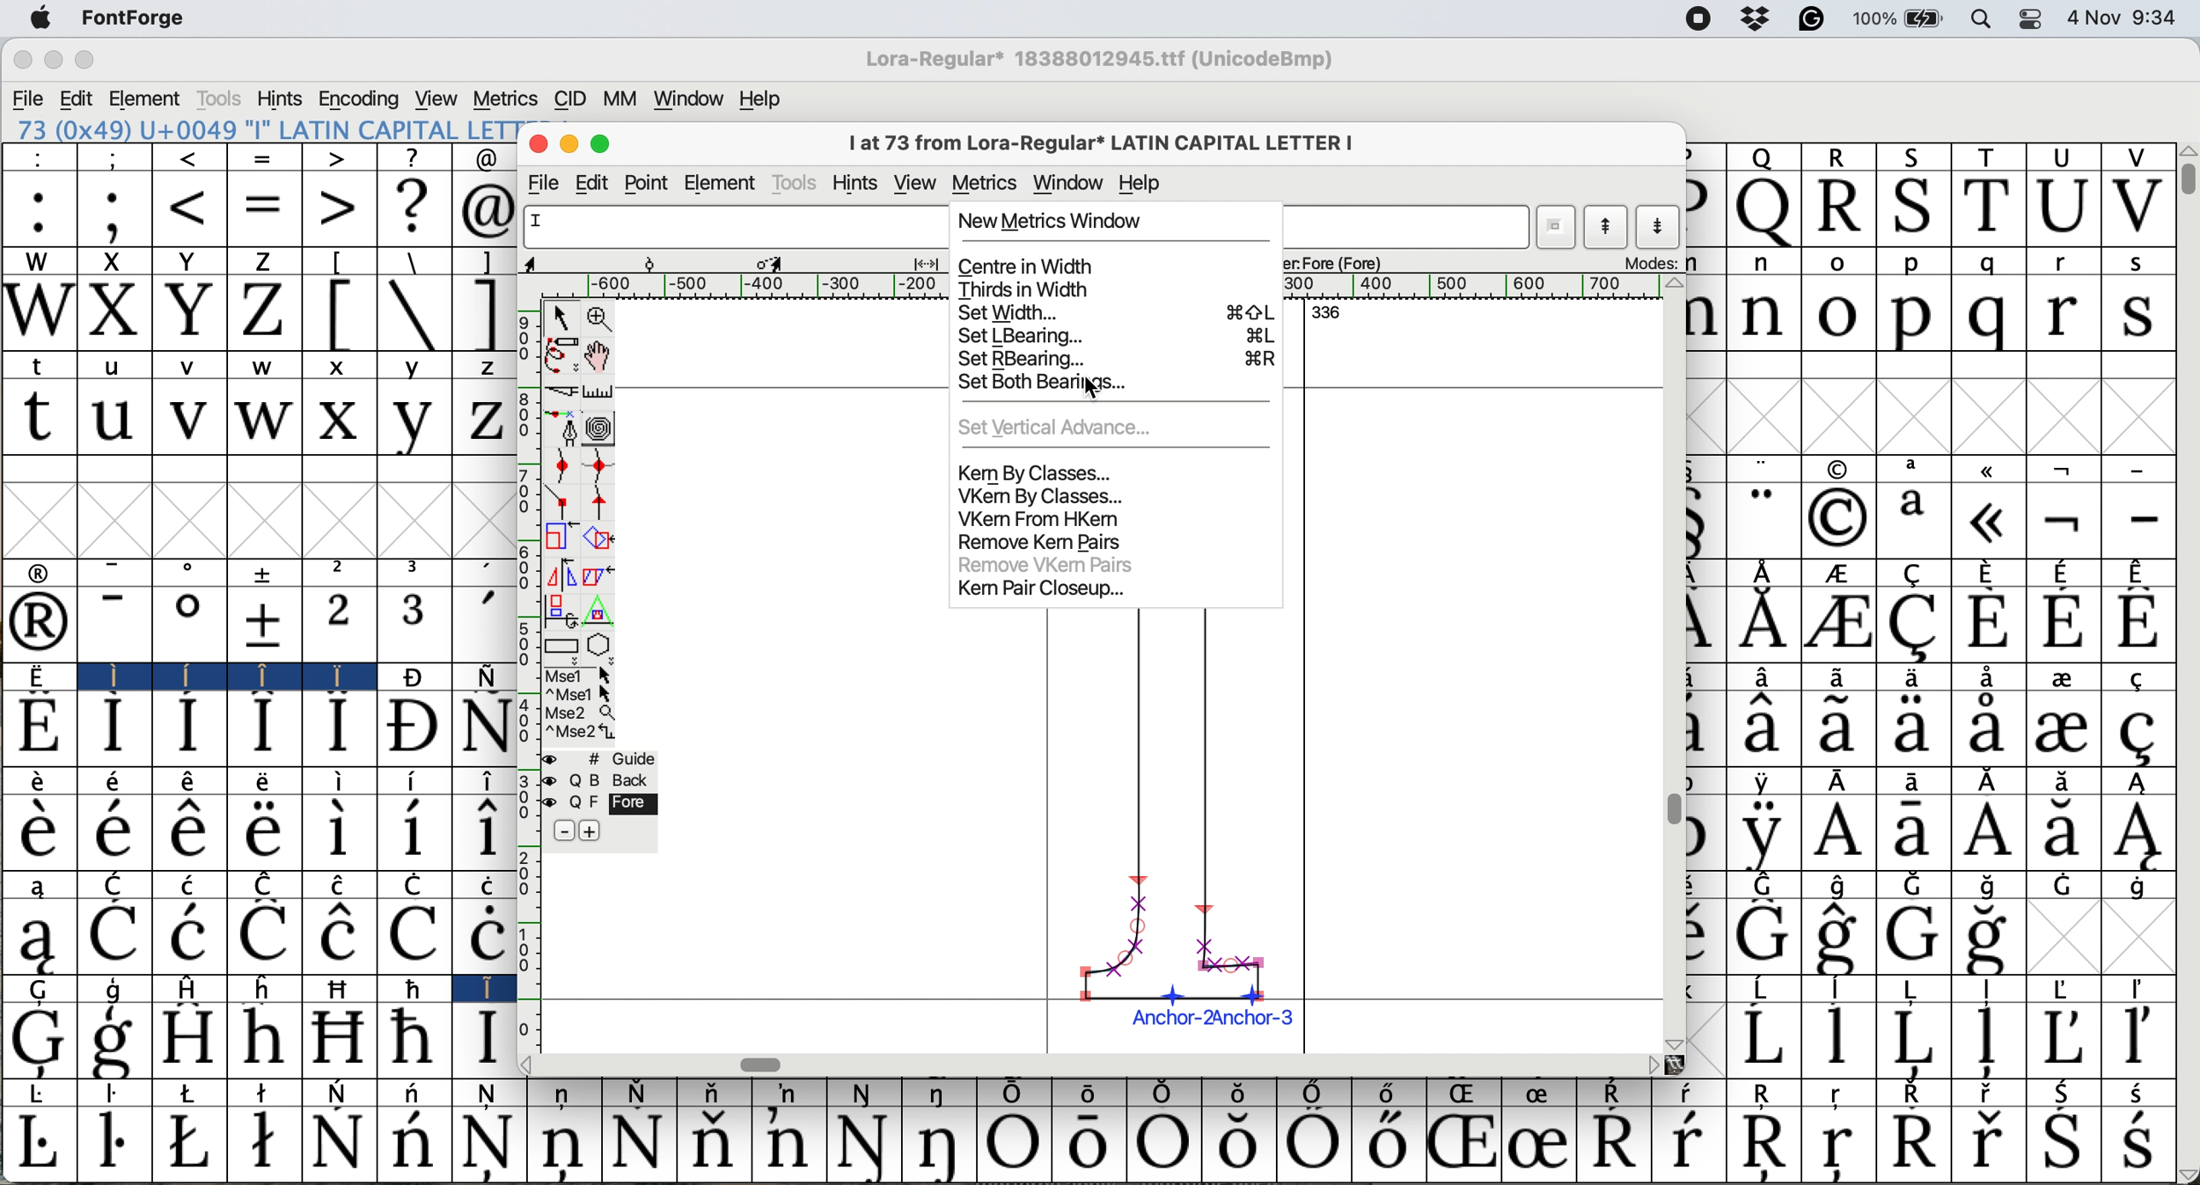 Image resolution: width=2200 pixels, height=1185 pixels. I want to click on Symbol, so click(637, 1092).